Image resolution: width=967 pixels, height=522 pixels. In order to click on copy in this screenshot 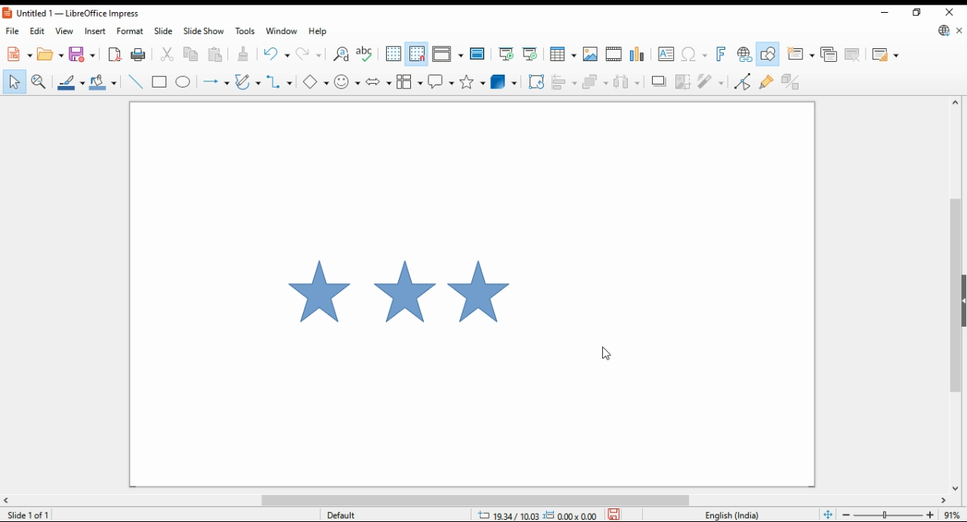, I will do `click(194, 54)`.